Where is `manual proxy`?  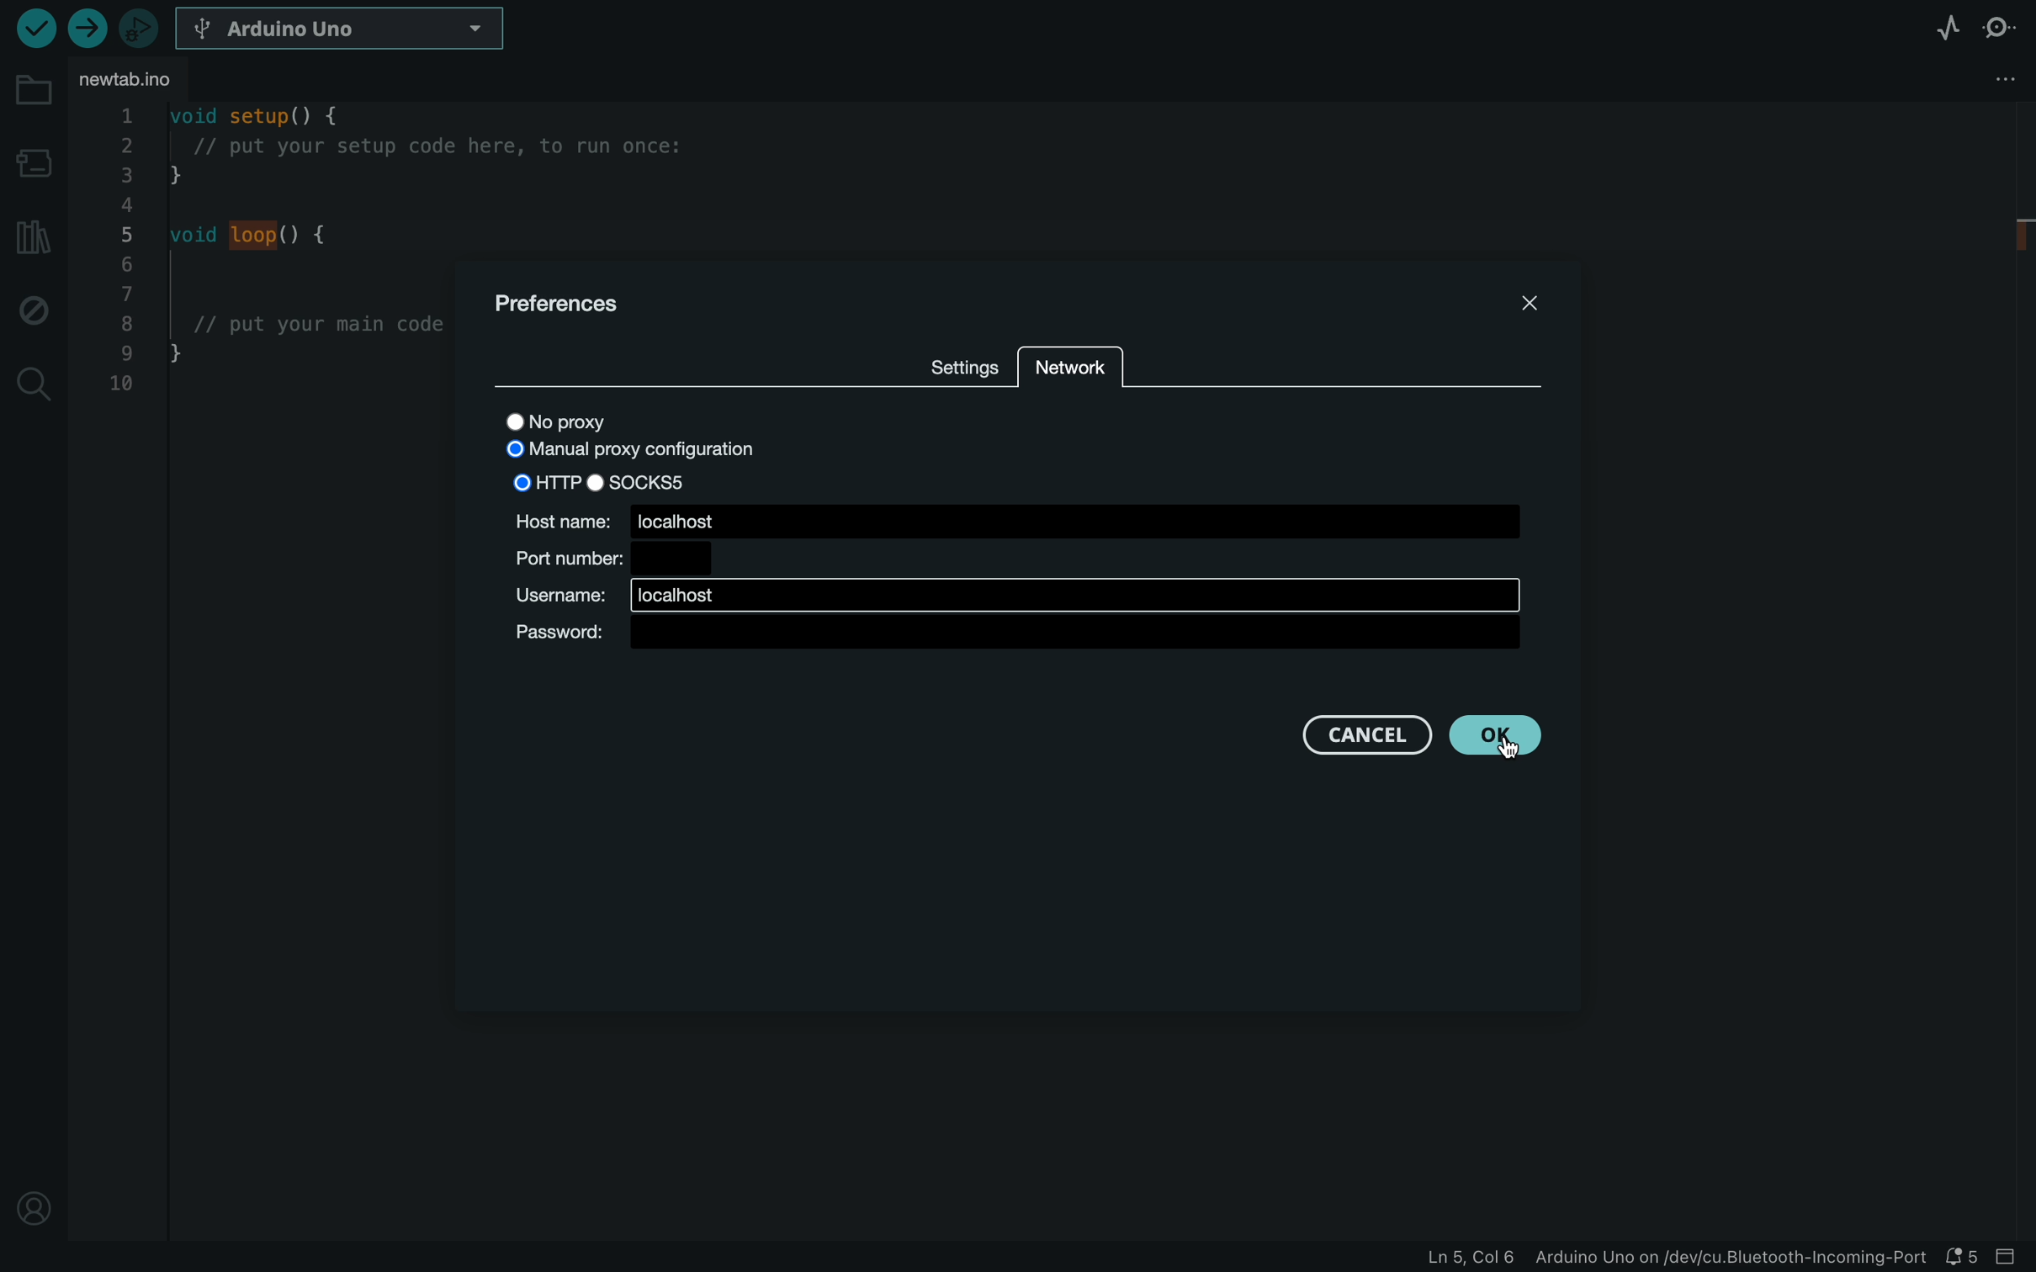
manual proxy is located at coordinates (643, 453).